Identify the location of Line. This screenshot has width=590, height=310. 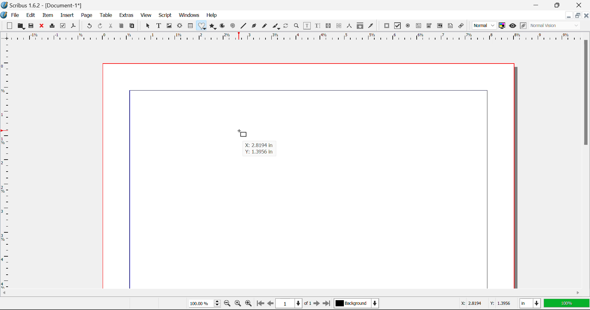
(244, 26).